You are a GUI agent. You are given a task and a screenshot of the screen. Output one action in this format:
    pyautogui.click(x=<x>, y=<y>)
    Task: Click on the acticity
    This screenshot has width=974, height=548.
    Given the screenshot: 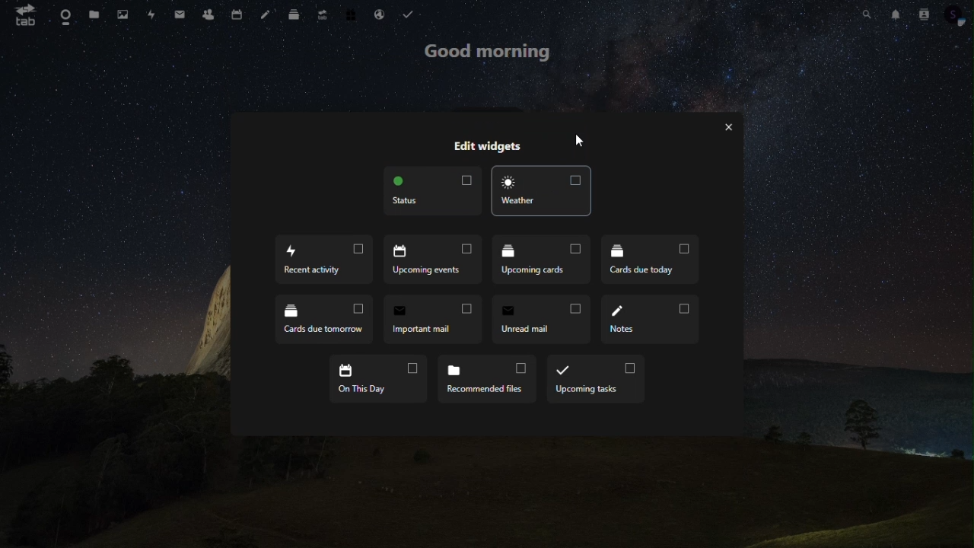 What is the action you would take?
    pyautogui.click(x=153, y=16)
    